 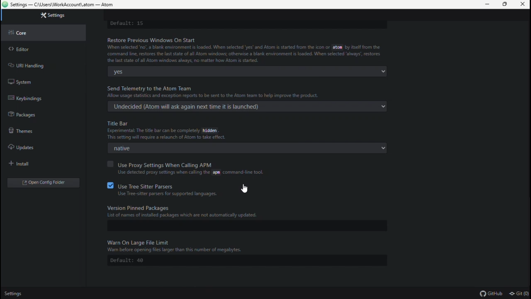 I want to click on URL handling, so click(x=37, y=65).